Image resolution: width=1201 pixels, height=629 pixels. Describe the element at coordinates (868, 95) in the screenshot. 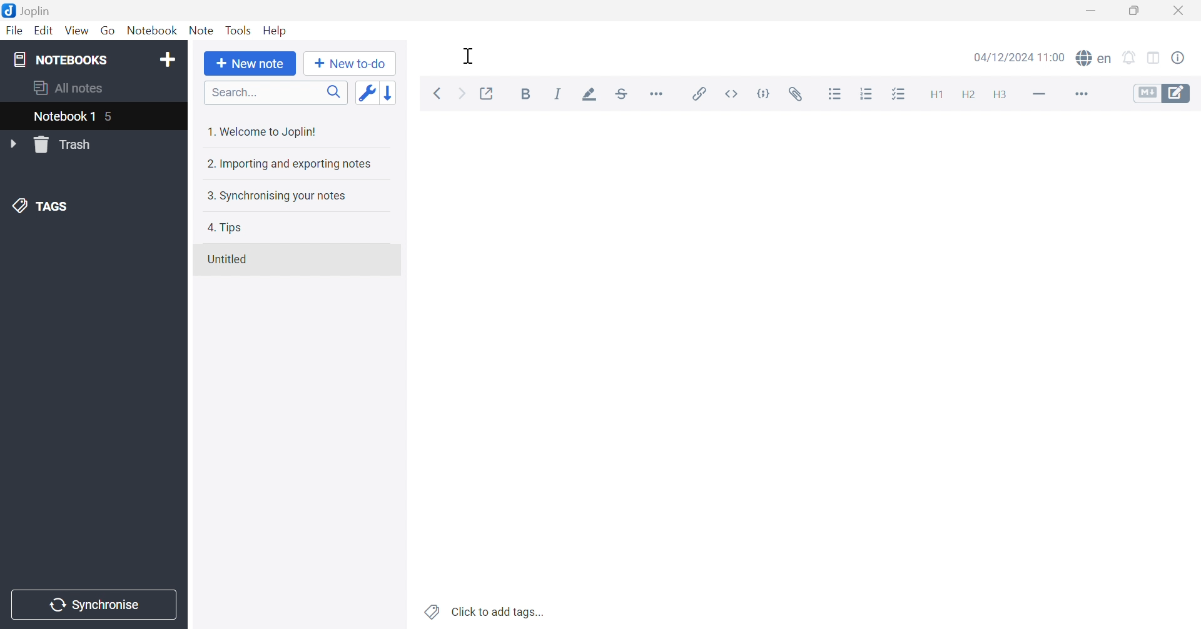

I see `Numbered list` at that location.